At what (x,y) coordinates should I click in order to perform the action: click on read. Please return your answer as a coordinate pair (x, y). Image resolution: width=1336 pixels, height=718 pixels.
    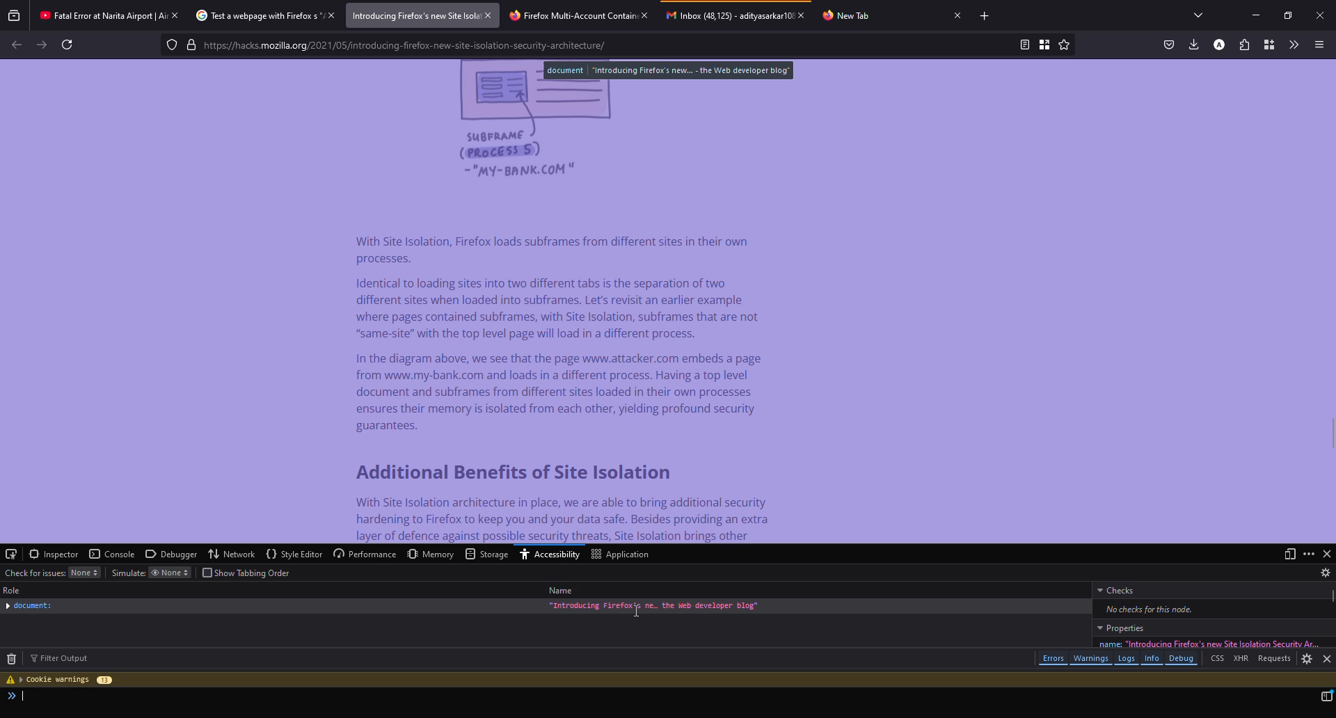
    Looking at the image, I should click on (1024, 44).